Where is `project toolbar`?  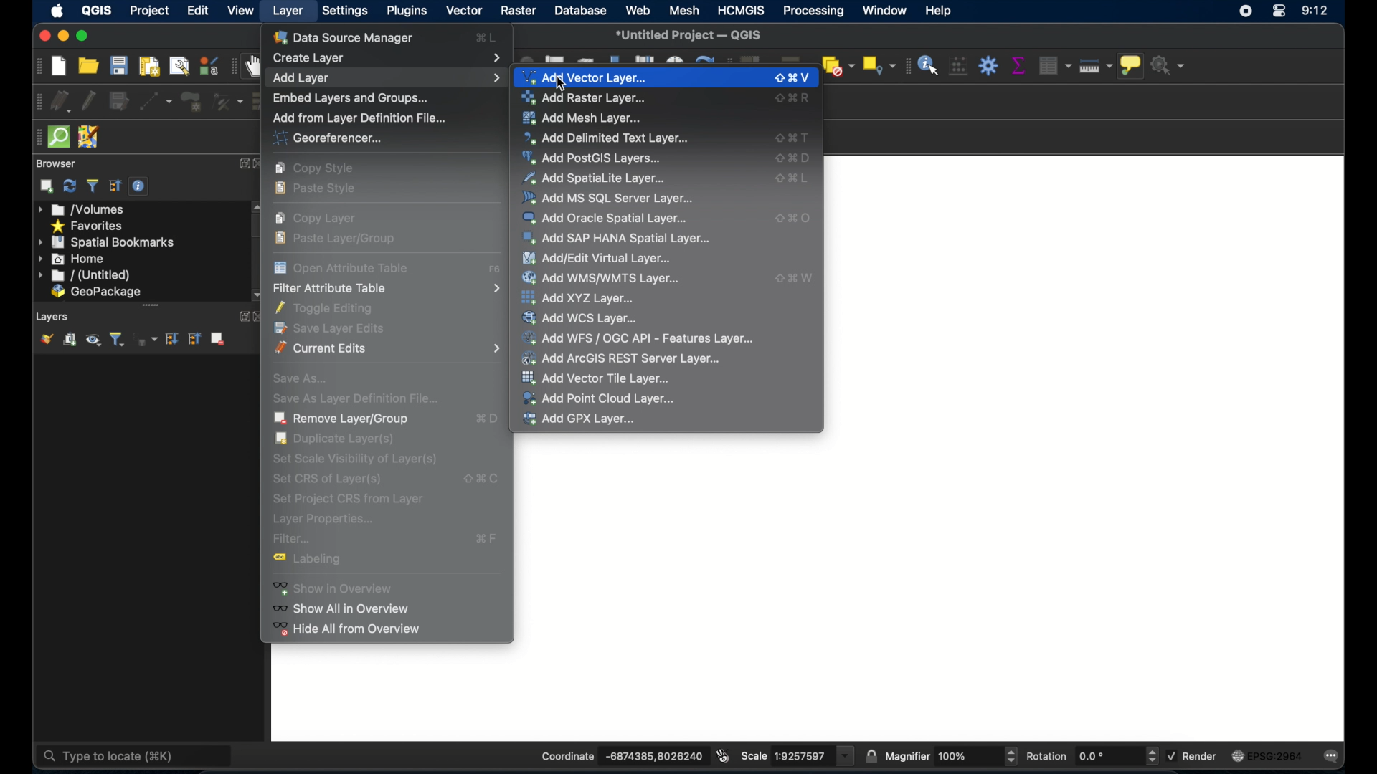 project toolbar is located at coordinates (33, 67).